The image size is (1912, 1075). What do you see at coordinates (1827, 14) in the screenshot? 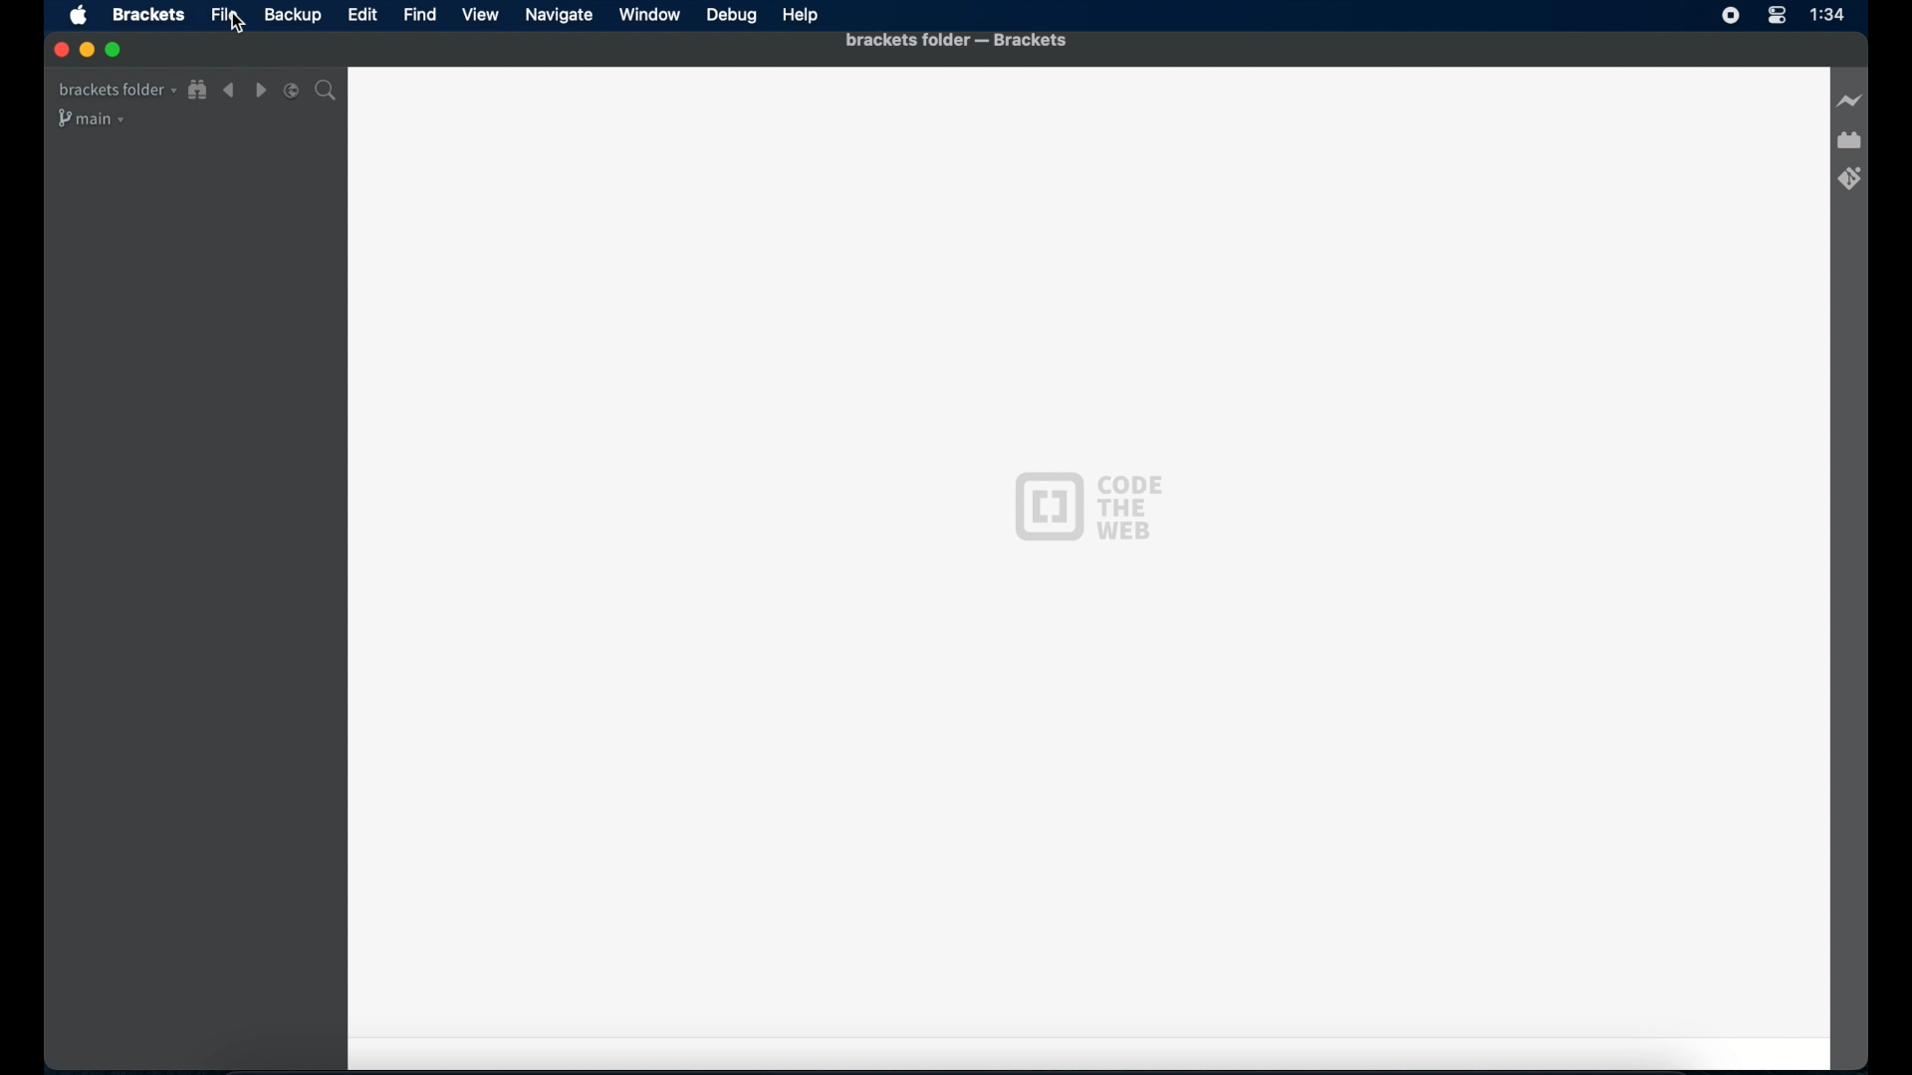
I see `Time` at bounding box center [1827, 14].